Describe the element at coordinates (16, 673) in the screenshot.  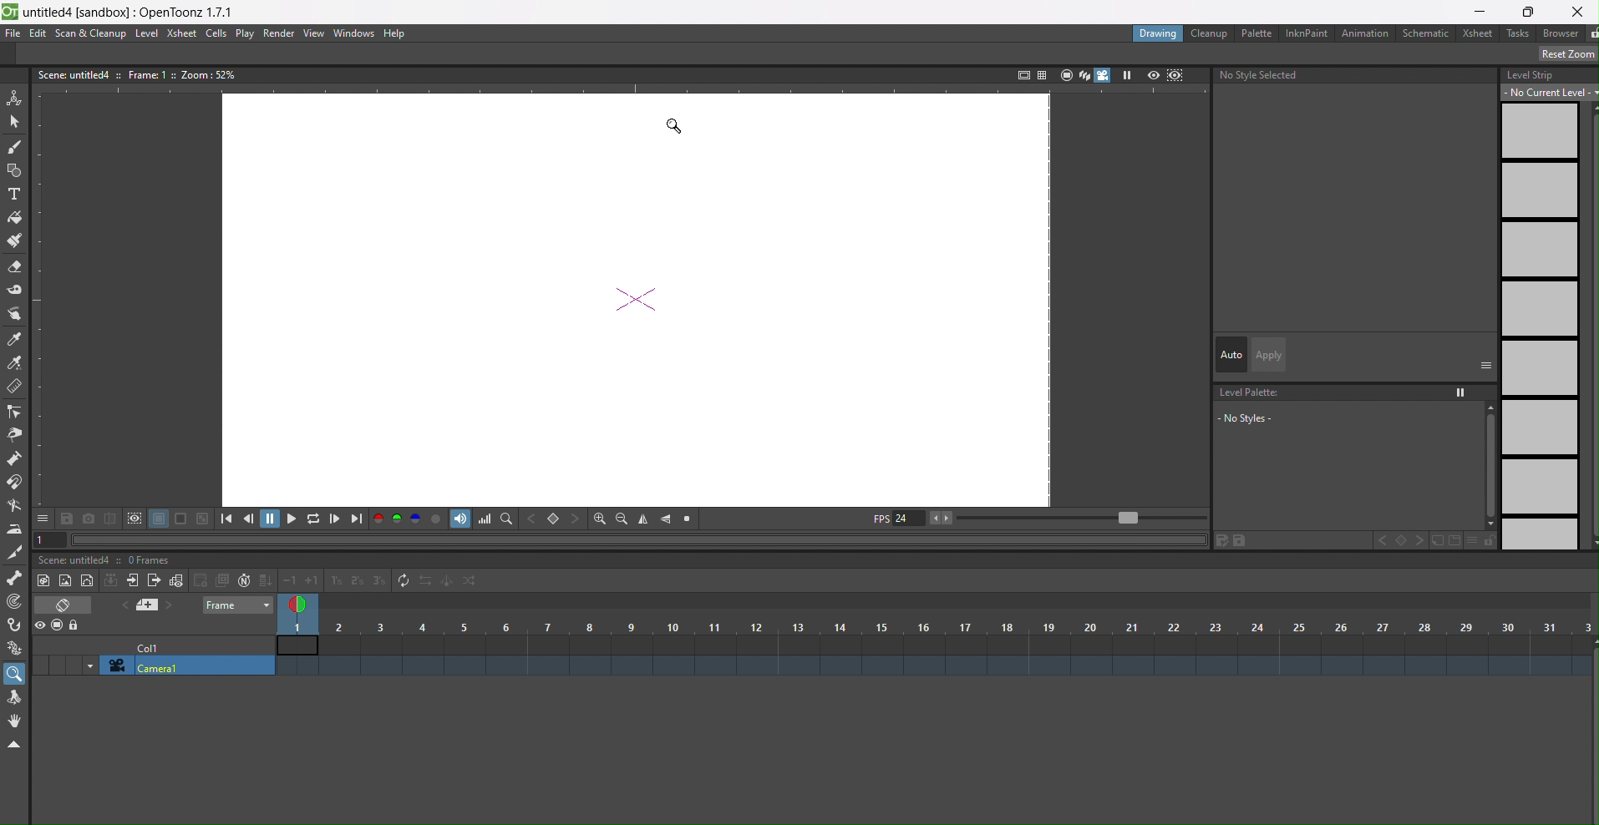
I see `magnifier tool` at that location.